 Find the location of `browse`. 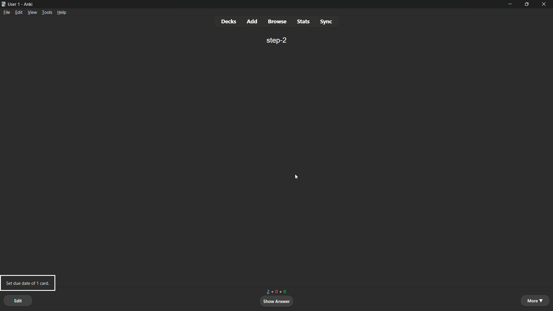

browse is located at coordinates (278, 22).